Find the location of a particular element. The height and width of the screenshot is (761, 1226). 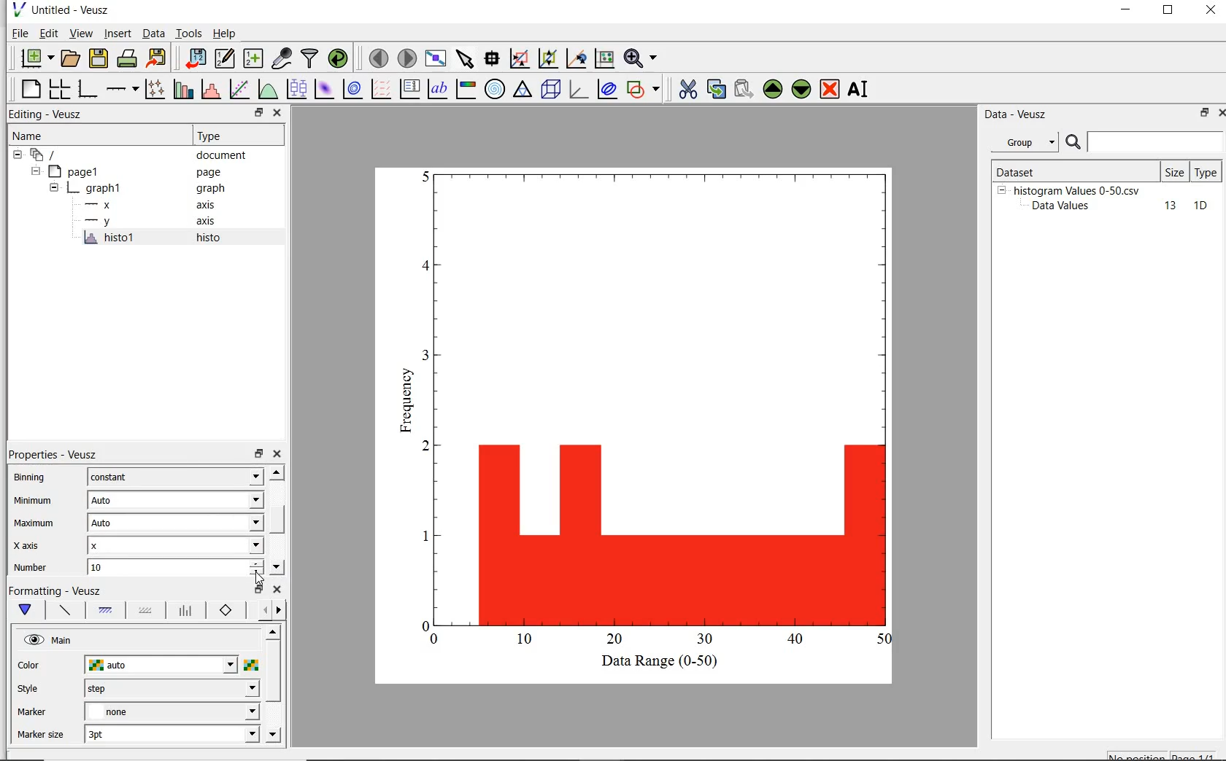

new document is located at coordinates (36, 58).